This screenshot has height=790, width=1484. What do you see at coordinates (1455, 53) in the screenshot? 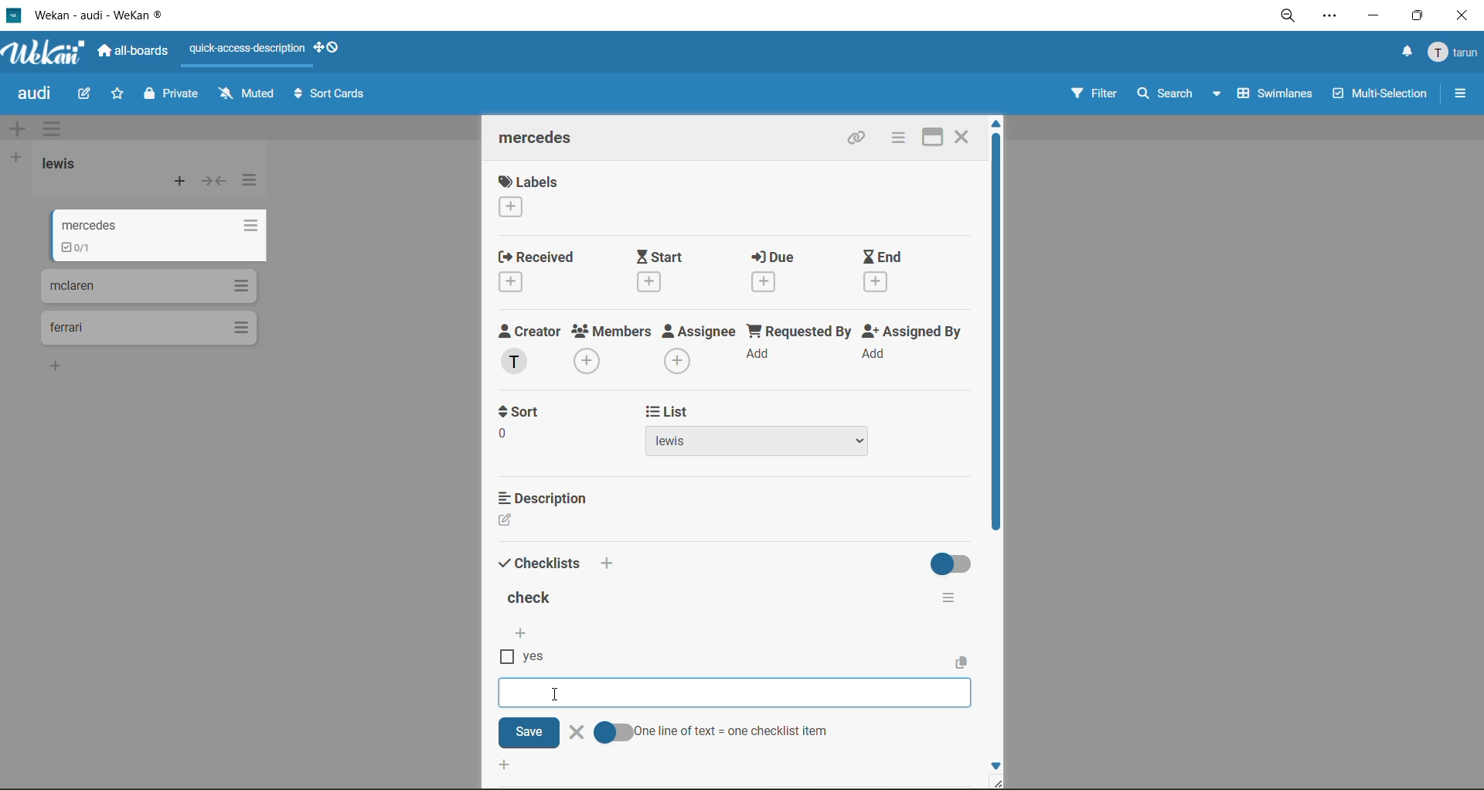
I see `menu` at bounding box center [1455, 53].